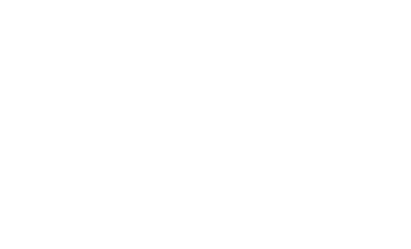  I want to click on Broadcast, so click(316, 245).